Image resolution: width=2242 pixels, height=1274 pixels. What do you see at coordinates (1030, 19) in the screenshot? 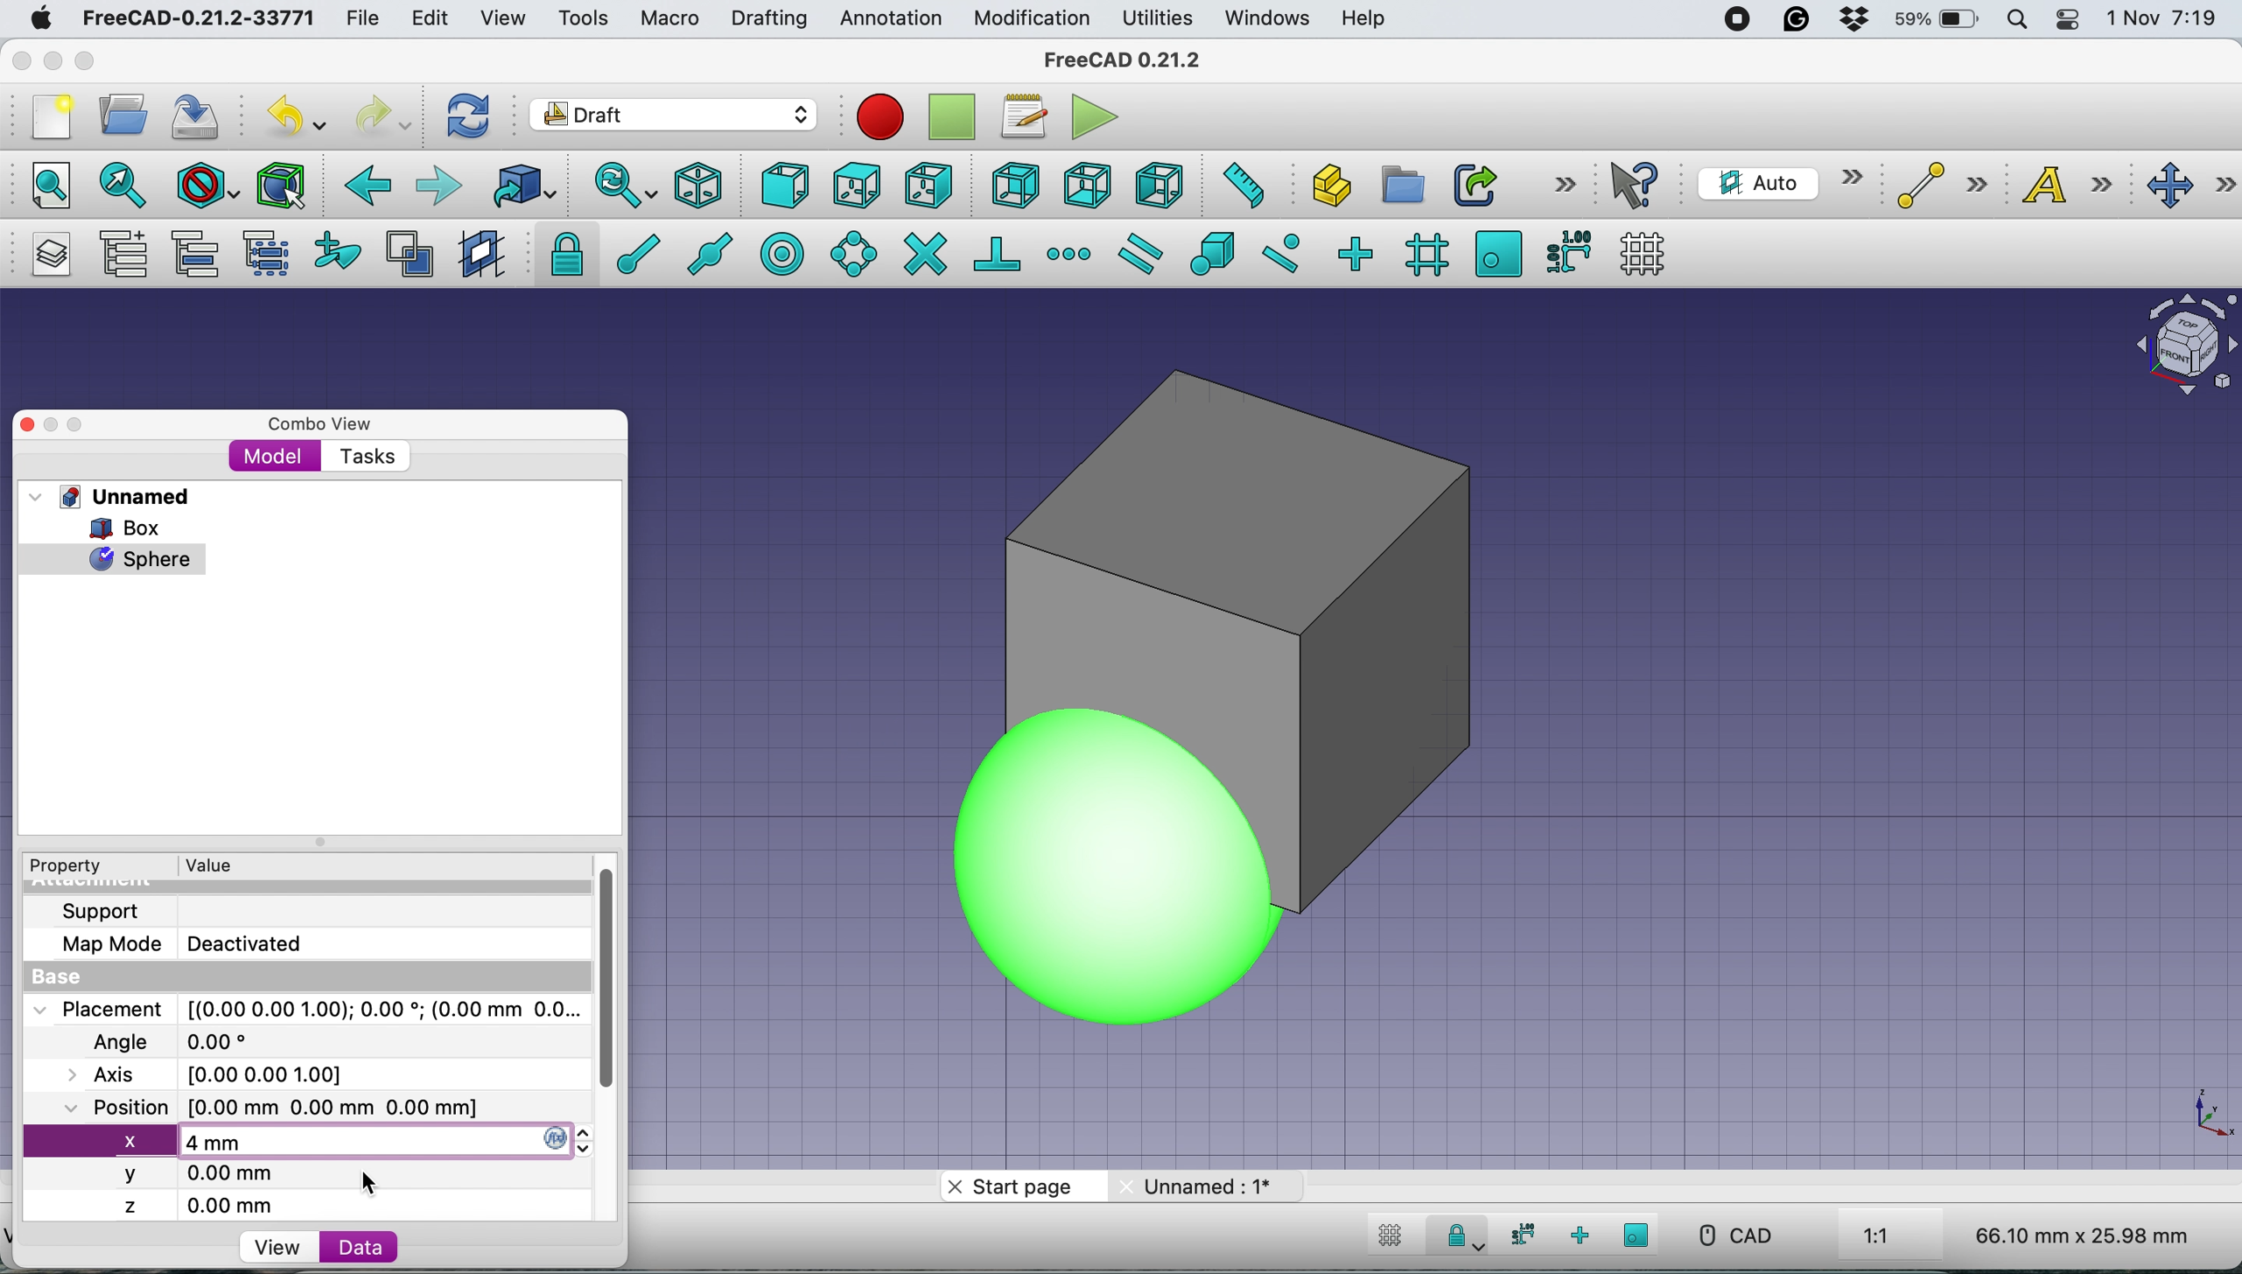
I see `modification` at bounding box center [1030, 19].